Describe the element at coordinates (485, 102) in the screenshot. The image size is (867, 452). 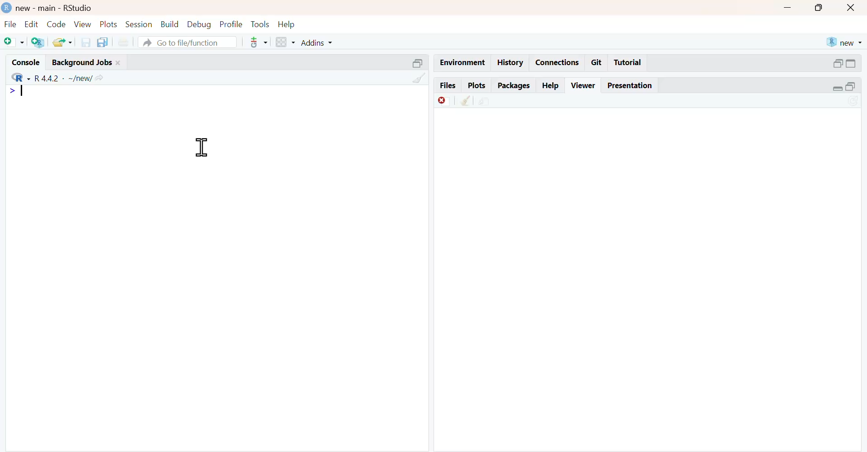
I see `share` at that location.